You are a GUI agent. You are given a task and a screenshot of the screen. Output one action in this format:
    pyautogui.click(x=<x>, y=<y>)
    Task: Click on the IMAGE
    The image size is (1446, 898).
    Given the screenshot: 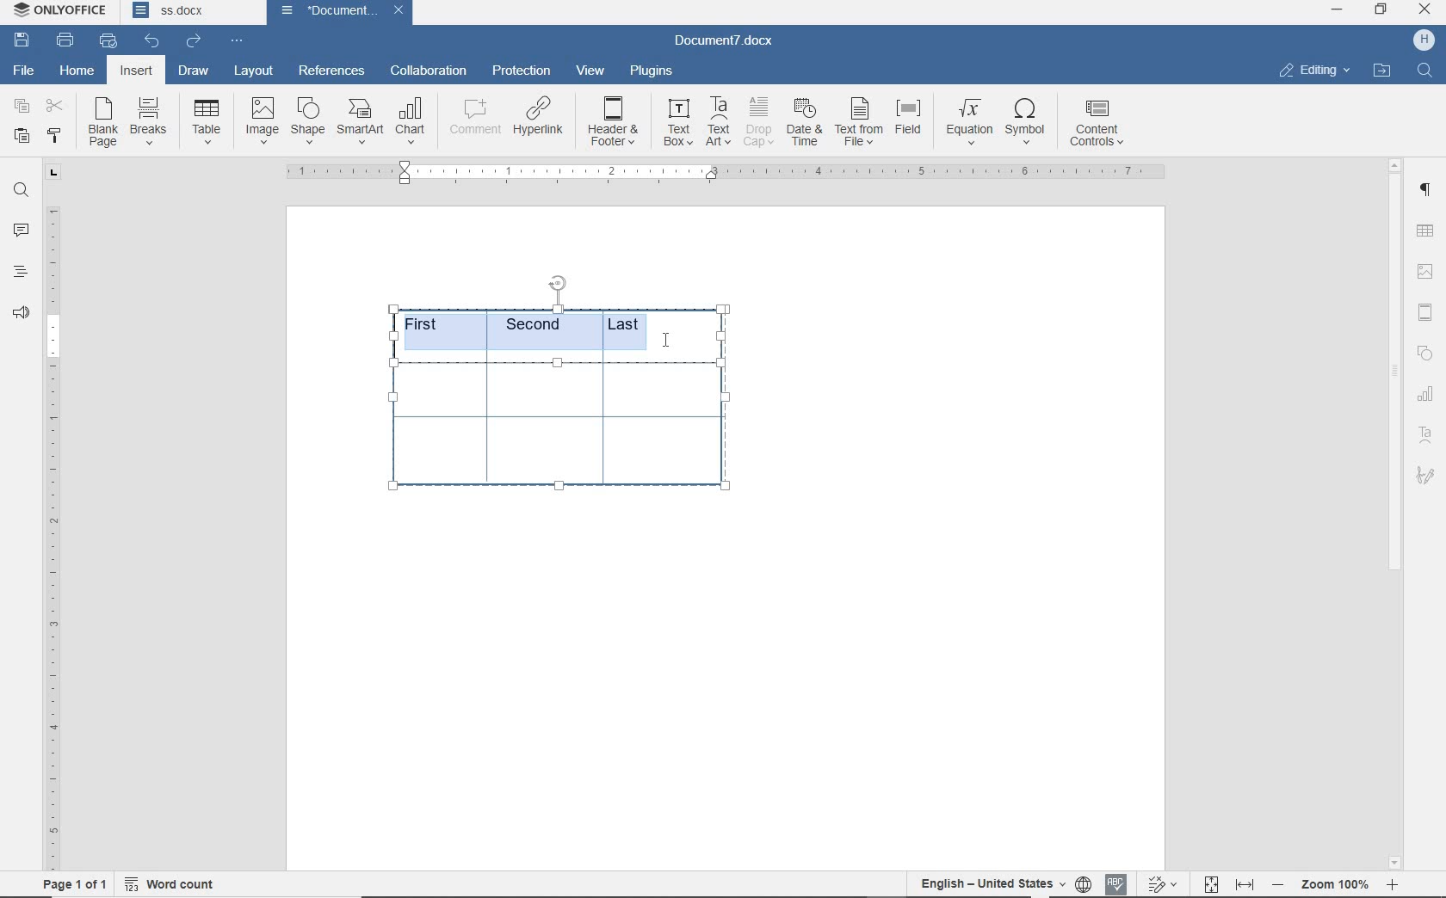 What is the action you would take?
    pyautogui.click(x=1426, y=271)
    